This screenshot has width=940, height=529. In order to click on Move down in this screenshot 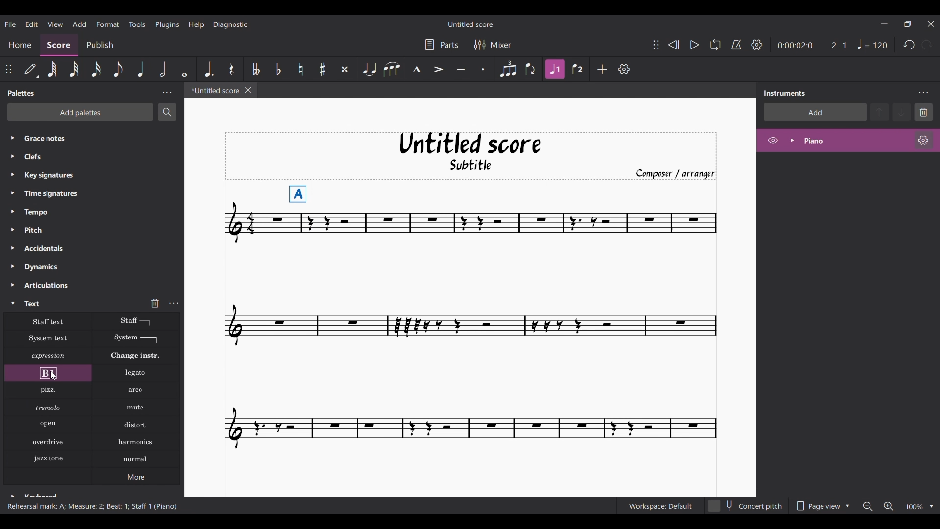, I will do `click(901, 112)`.